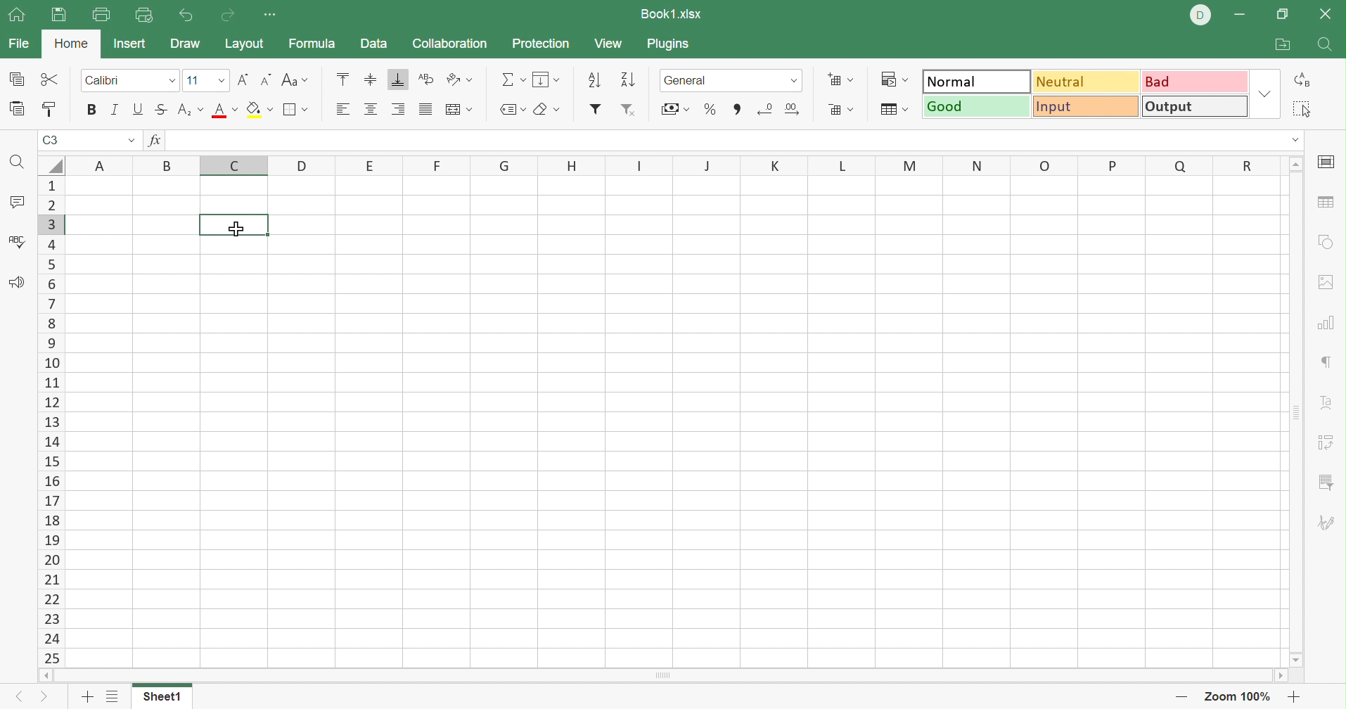  I want to click on fx, so click(158, 140).